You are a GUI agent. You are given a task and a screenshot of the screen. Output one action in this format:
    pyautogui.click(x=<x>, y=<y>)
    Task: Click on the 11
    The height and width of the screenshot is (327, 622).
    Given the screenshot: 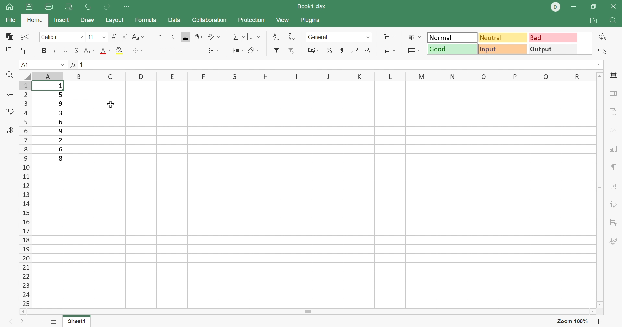 What is the action you would take?
    pyautogui.click(x=91, y=37)
    